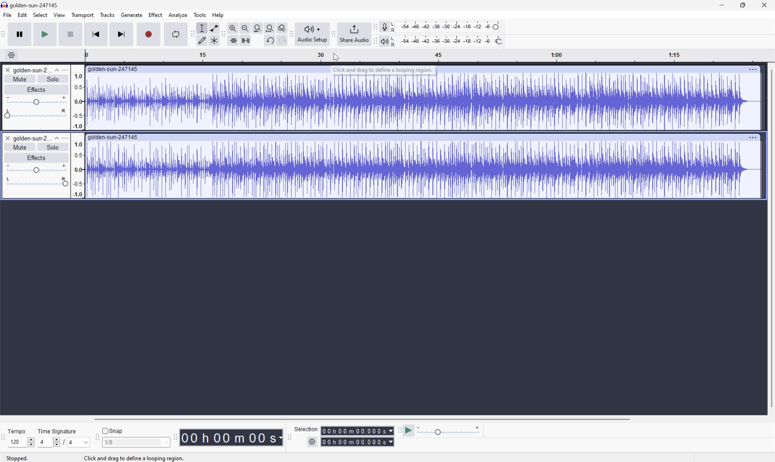  What do you see at coordinates (722, 5) in the screenshot?
I see `Minimize` at bounding box center [722, 5].